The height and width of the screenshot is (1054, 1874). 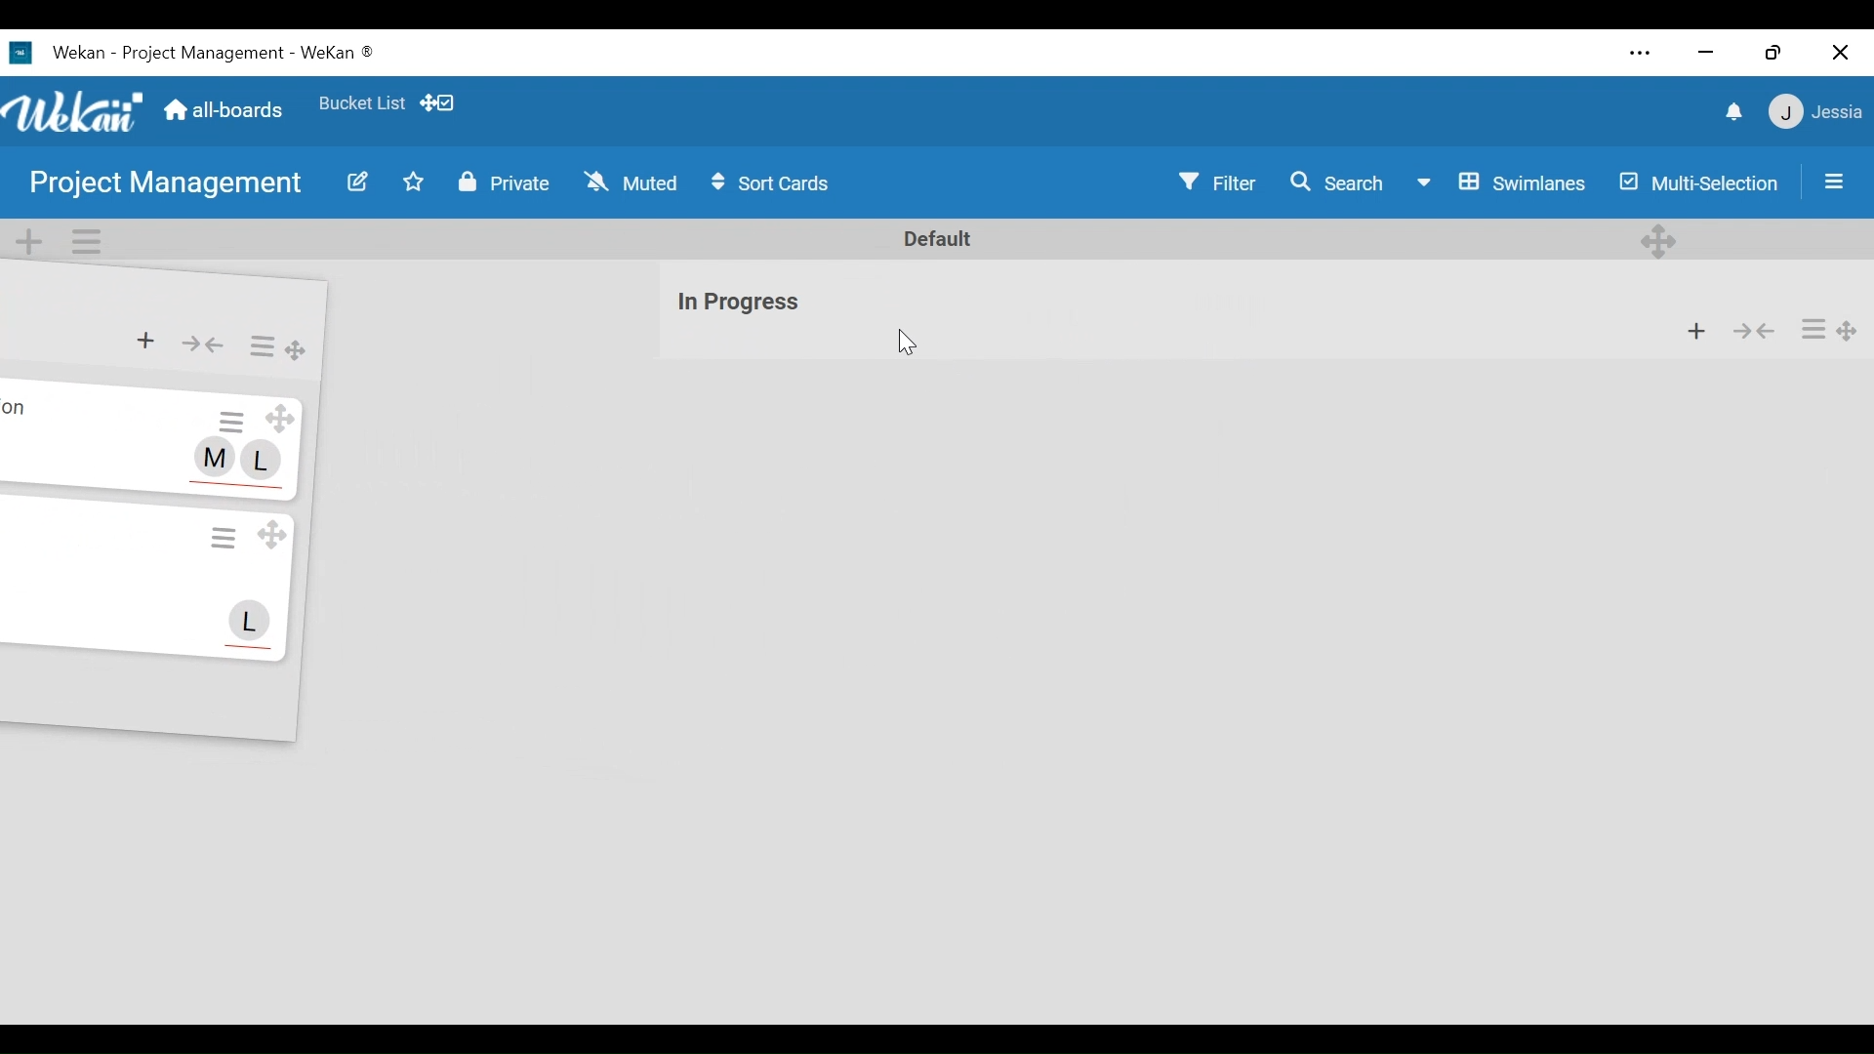 I want to click on Card Actions, so click(x=223, y=537).